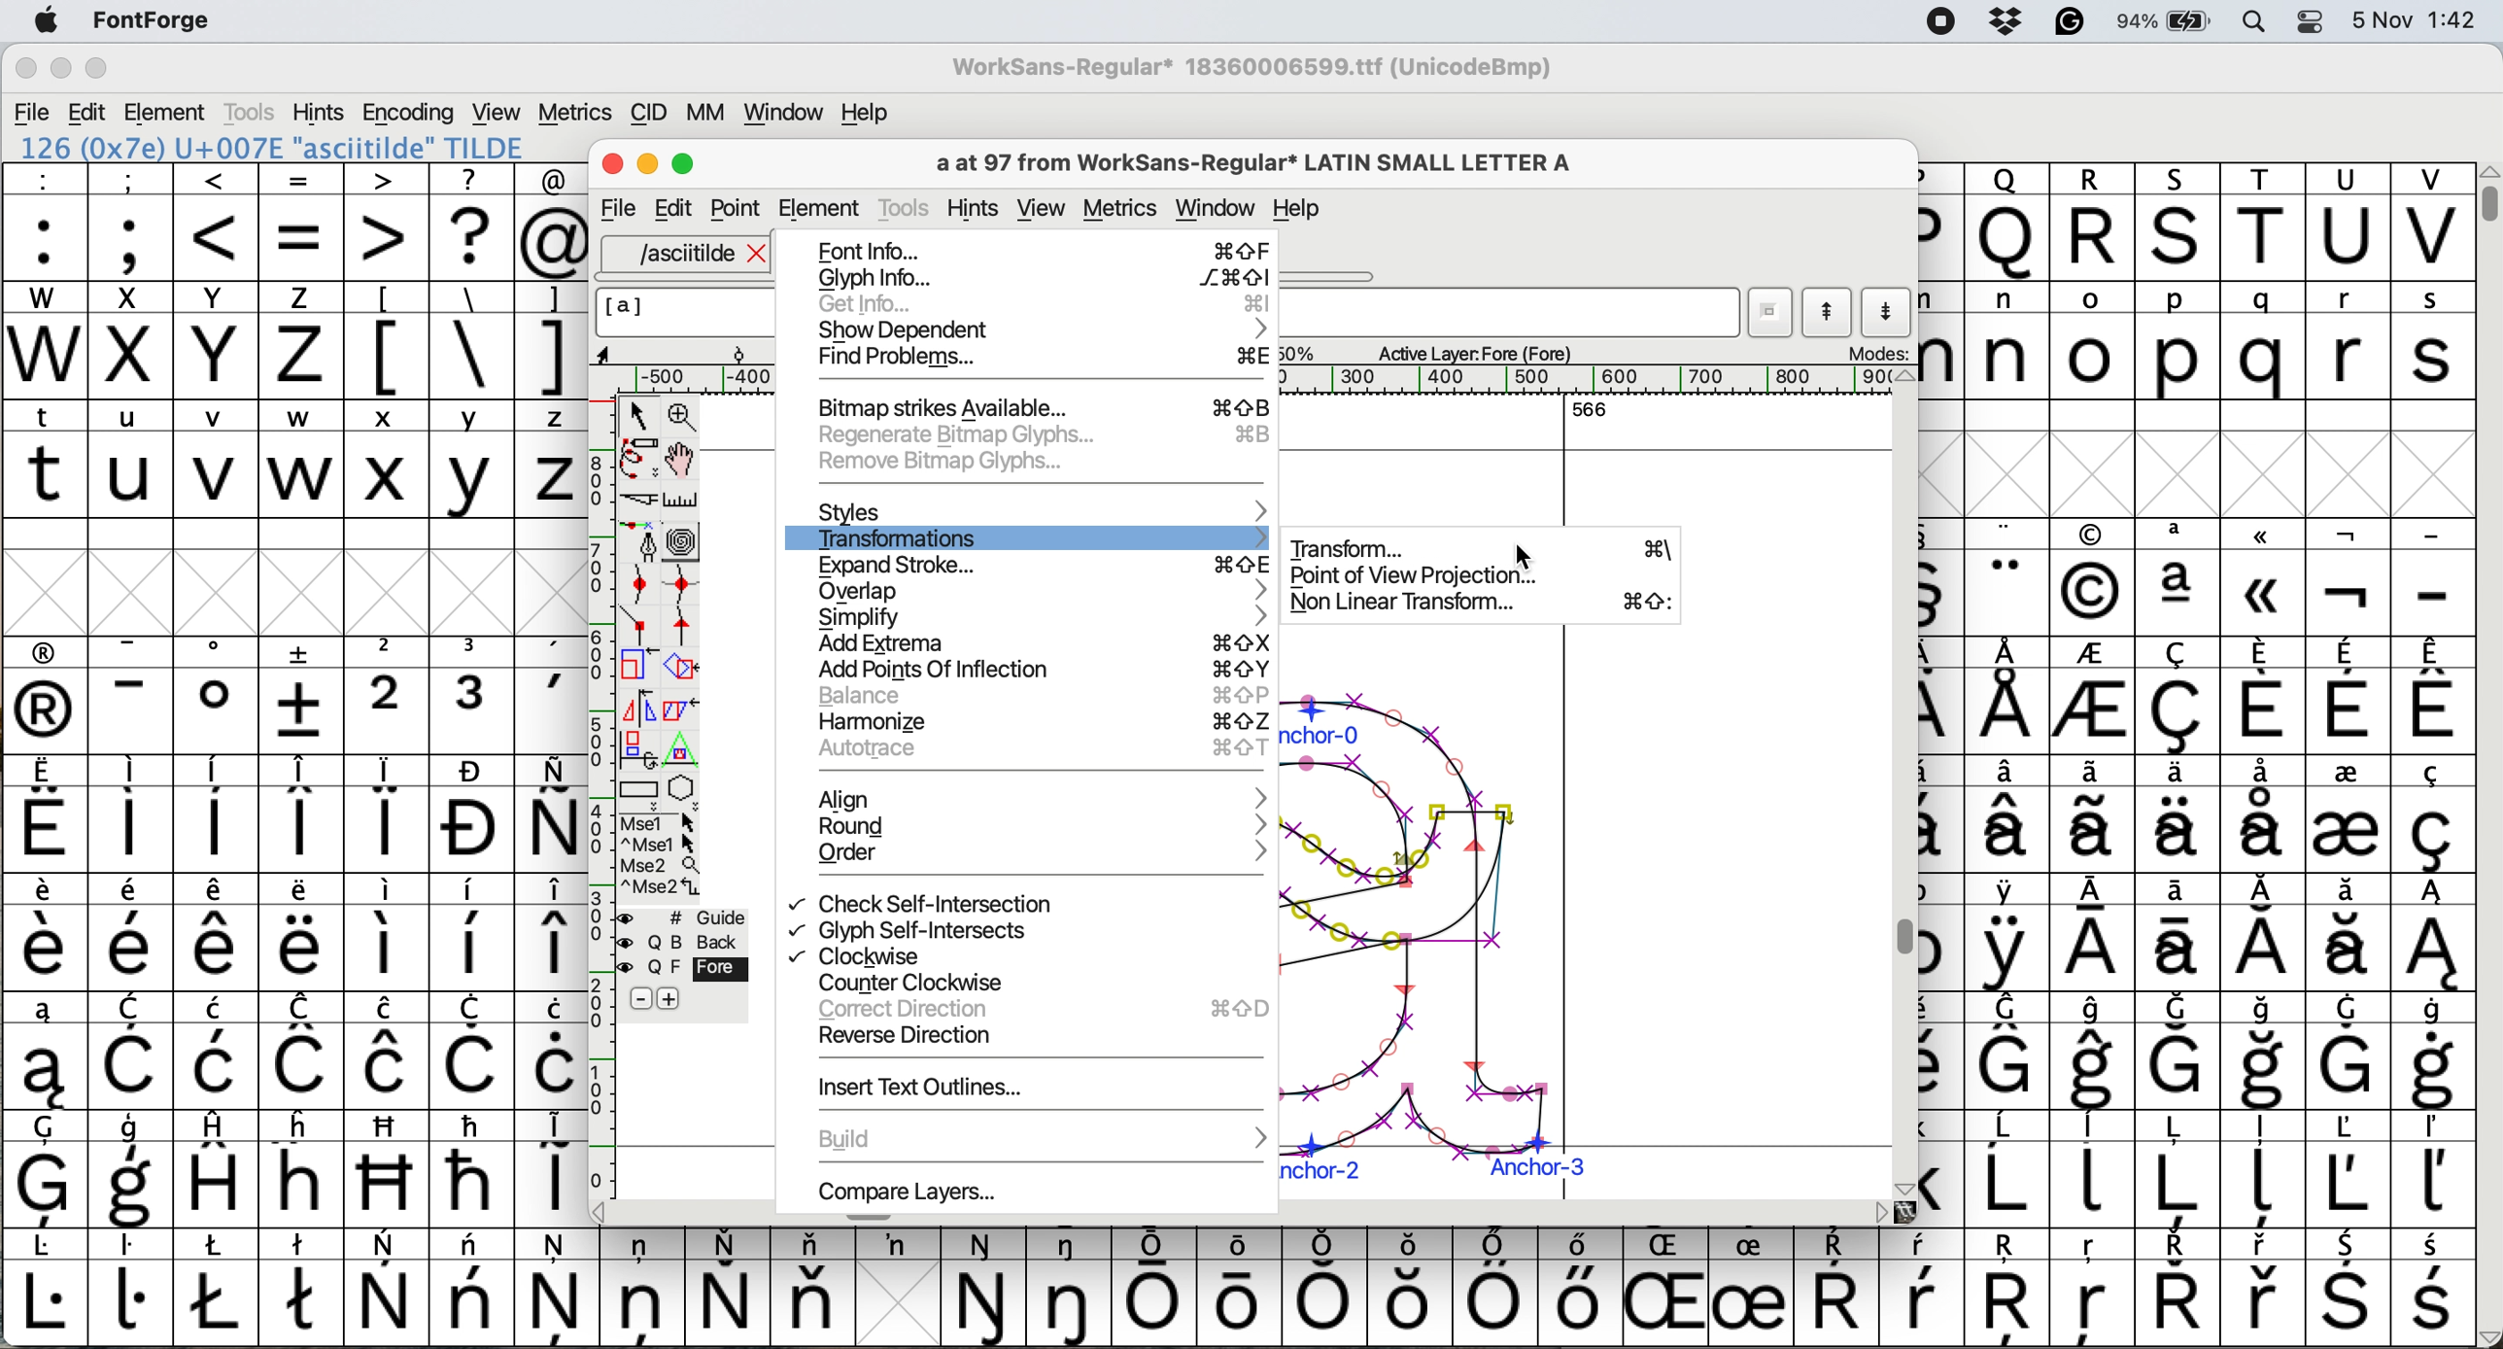  I want to click on font info, so click(1043, 250).